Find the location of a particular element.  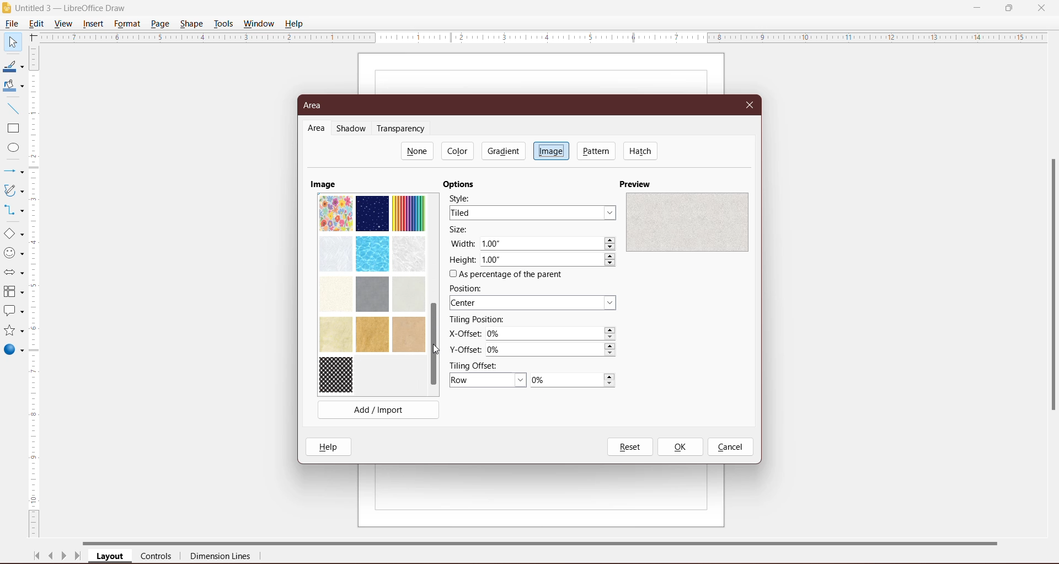

None is located at coordinates (418, 151).